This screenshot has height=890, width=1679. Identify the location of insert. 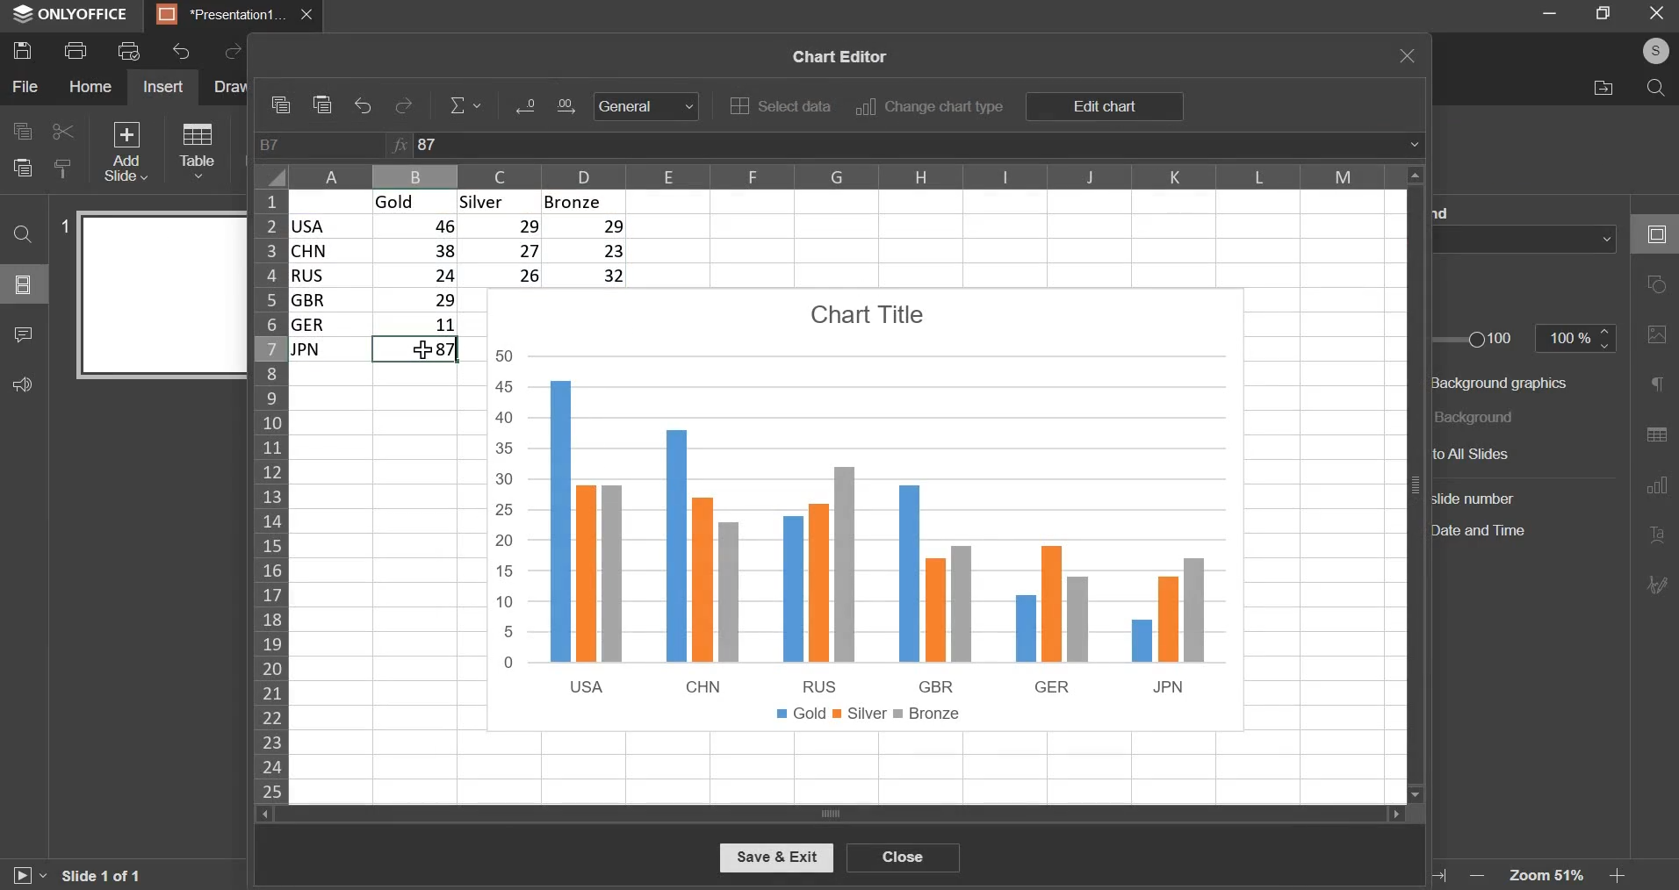
(162, 87).